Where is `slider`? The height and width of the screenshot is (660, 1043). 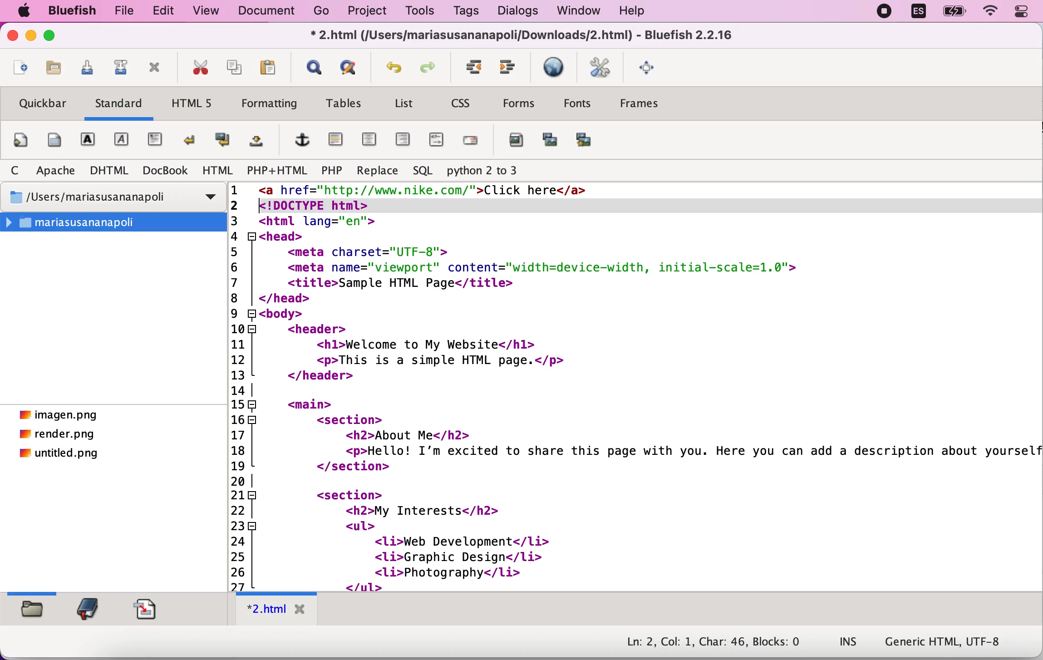
slider is located at coordinates (33, 590).